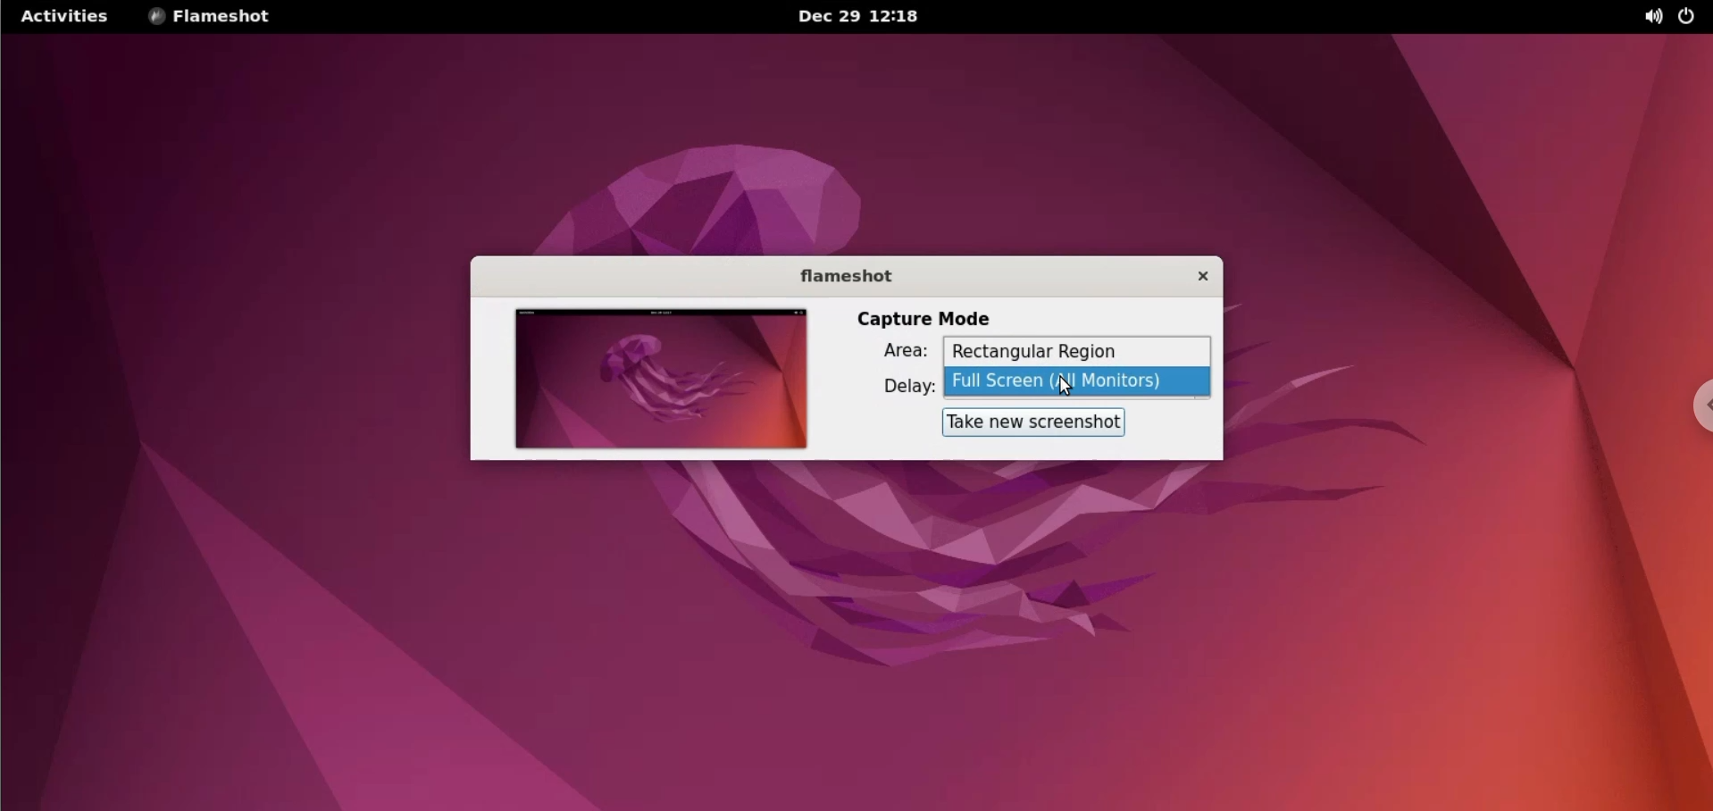 This screenshot has width=1713, height=811. Describe the element at coordinates (895, 350) in the screenshot. I see `Area label` at that location.